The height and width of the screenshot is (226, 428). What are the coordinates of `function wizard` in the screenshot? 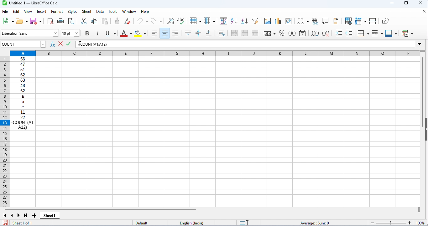 It's located at (53, 44).